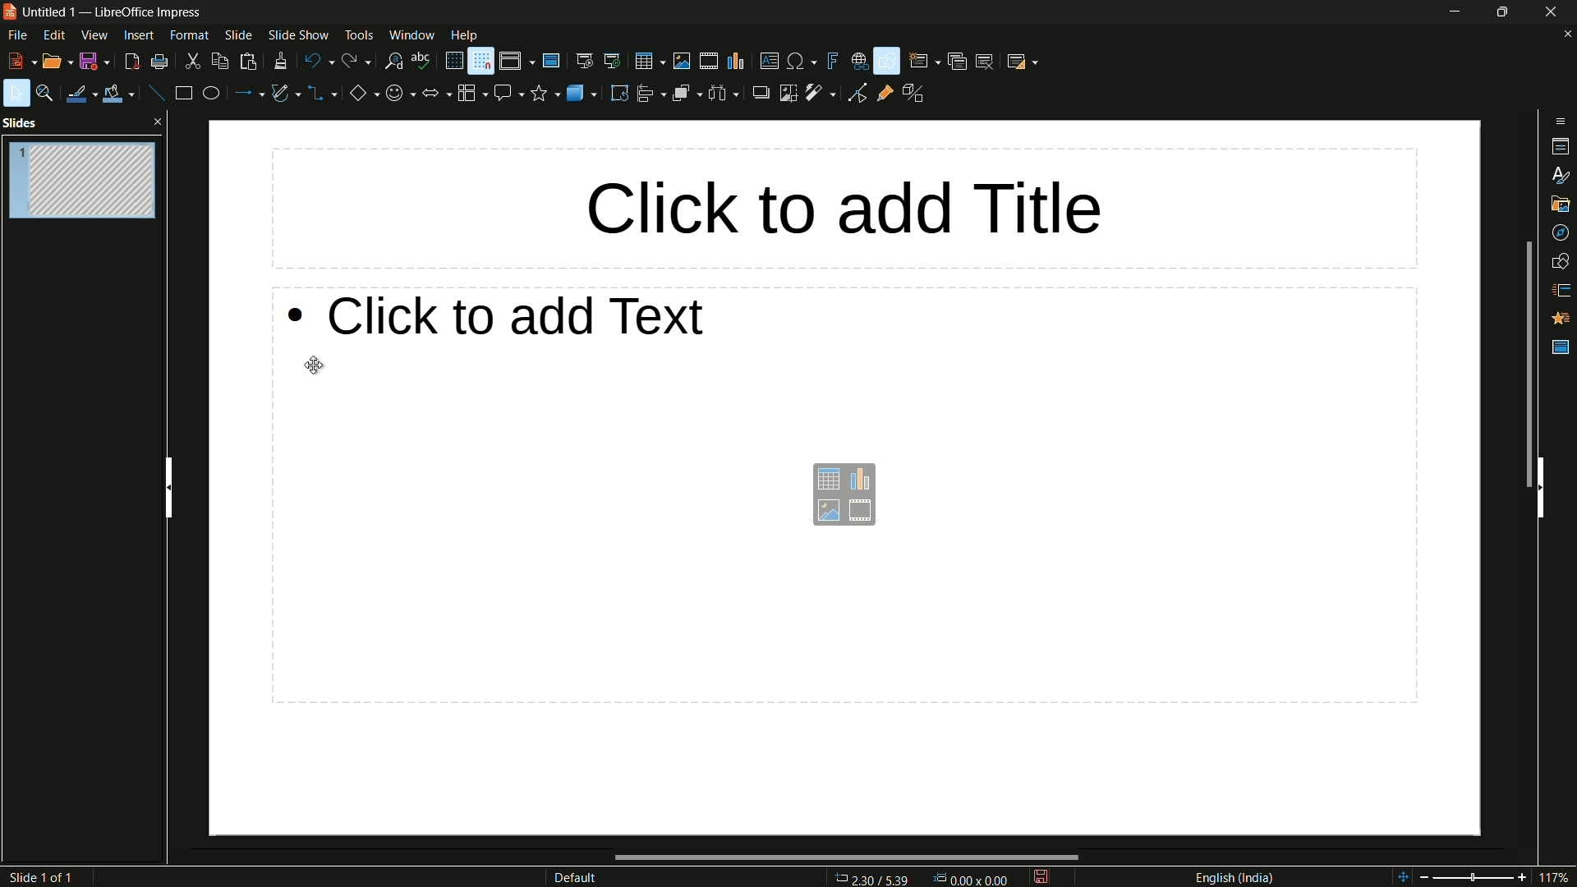  What do you see at coordinates (129, 62) in the screenshot?
I see `export directly as pdf` at bounding box center [129, 62].